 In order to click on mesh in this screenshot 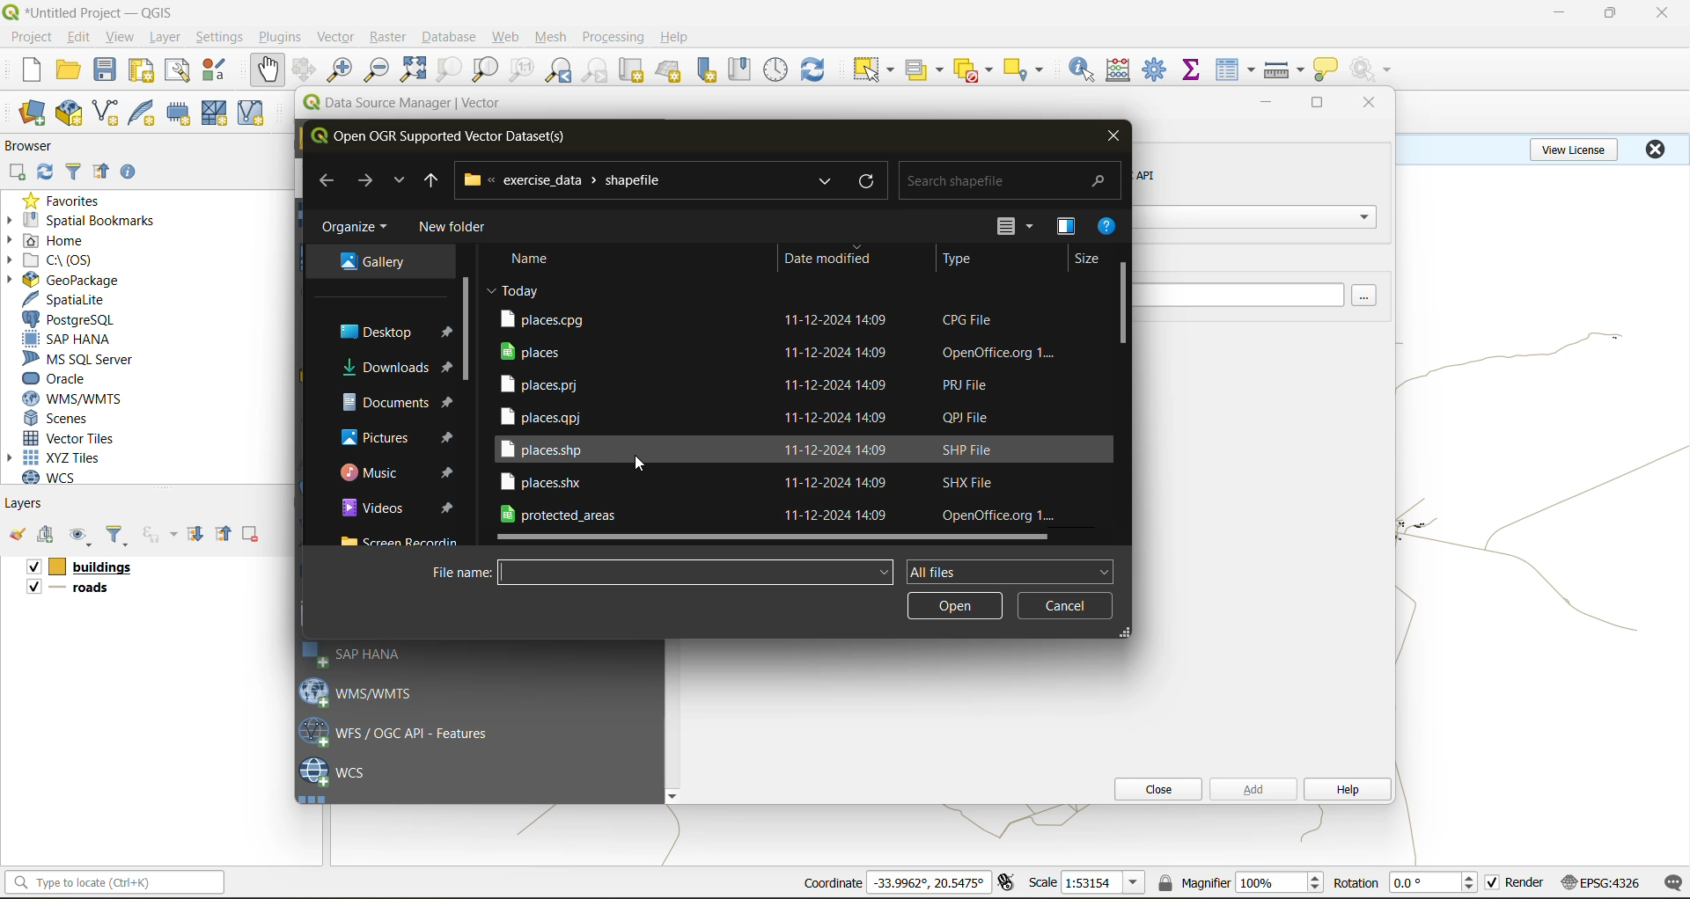, I will do `click(553, 39)`.